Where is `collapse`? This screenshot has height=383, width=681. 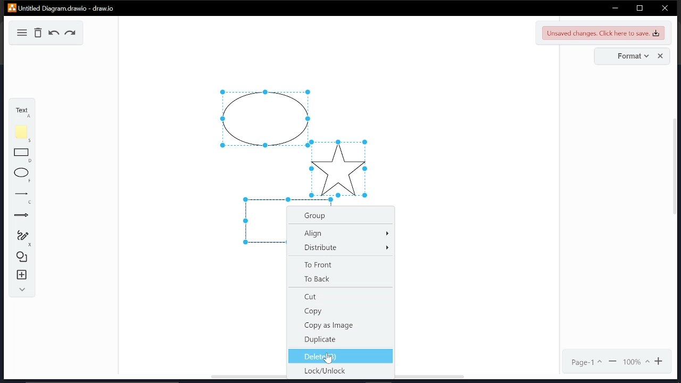
collapse is located at coordinates (21, 290).